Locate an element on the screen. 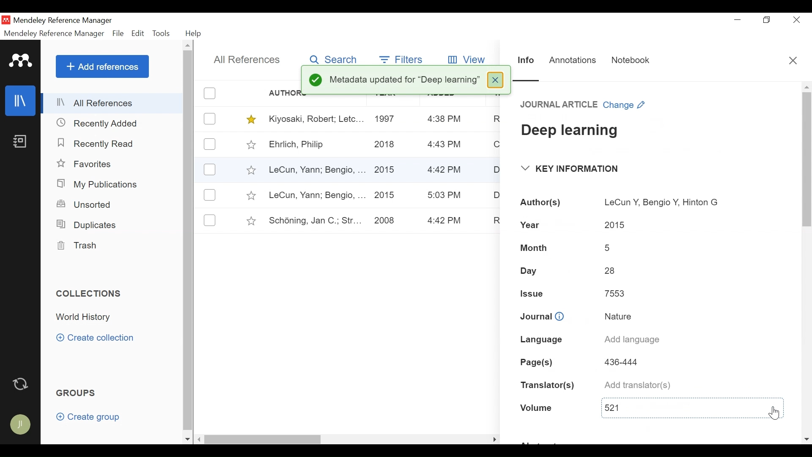  Up is located at coordinates (807, 87).